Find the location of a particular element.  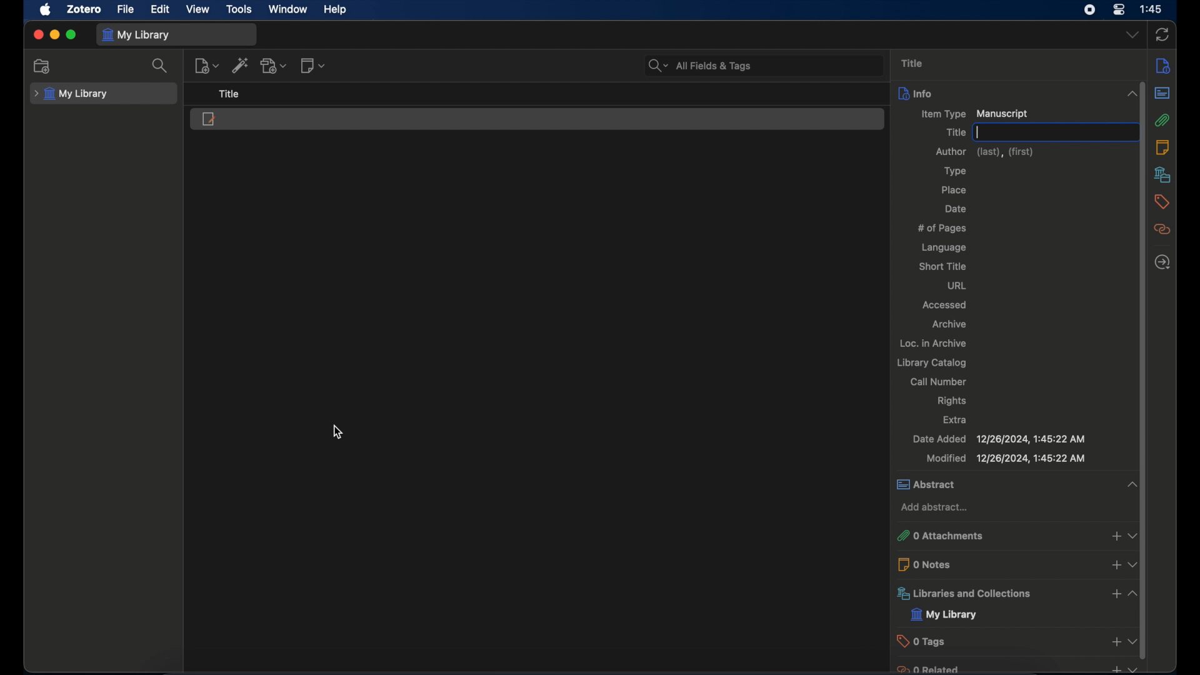

add abstract is located at coordinates (936, 507).